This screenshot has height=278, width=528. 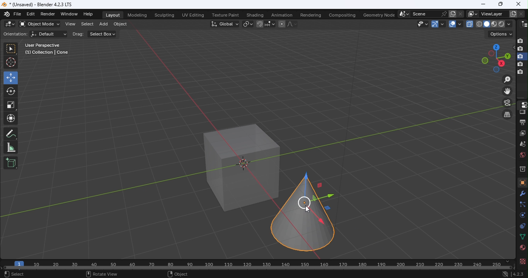 What do you see at coordinates (522, 168) in the screenshot?
I see `Collection` at bounding box center [522, 168].